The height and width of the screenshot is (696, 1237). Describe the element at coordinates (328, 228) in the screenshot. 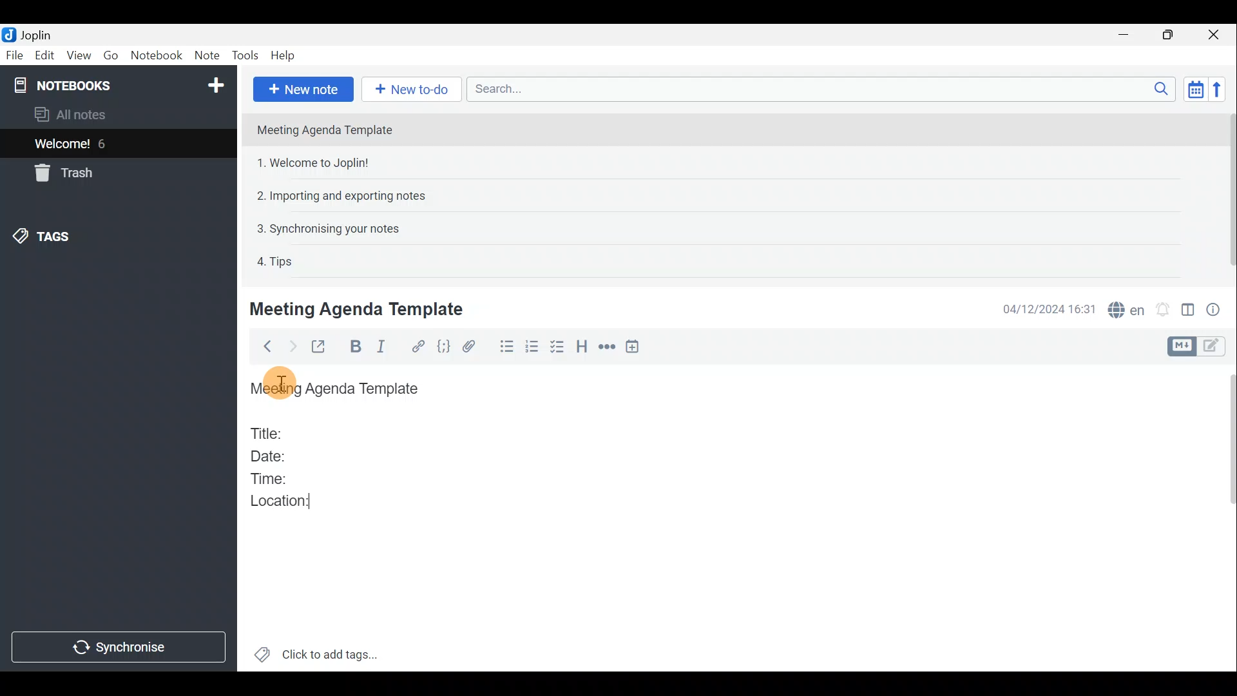

I see `3. Synchronising your notes` at that location.